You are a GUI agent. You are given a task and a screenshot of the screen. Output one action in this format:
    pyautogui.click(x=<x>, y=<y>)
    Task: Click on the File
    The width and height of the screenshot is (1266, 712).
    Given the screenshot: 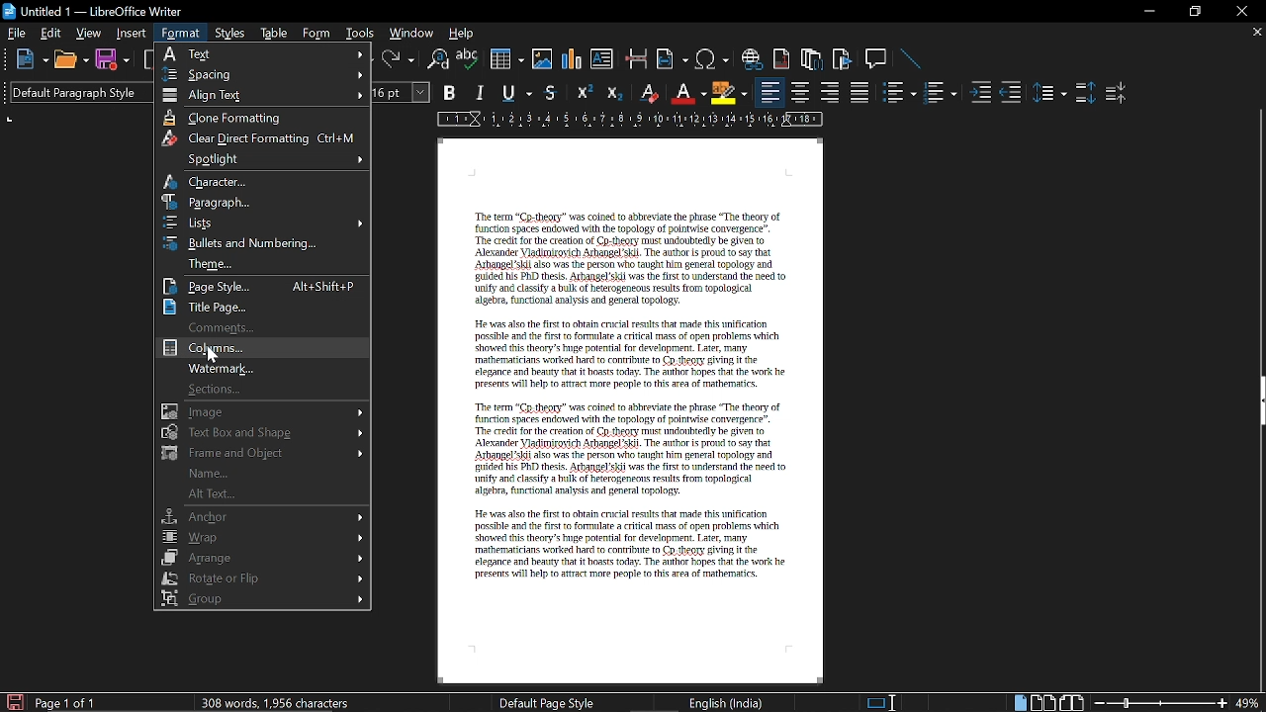 What is the action you would take?
    pyautogui.click(x=17, y=33)
    